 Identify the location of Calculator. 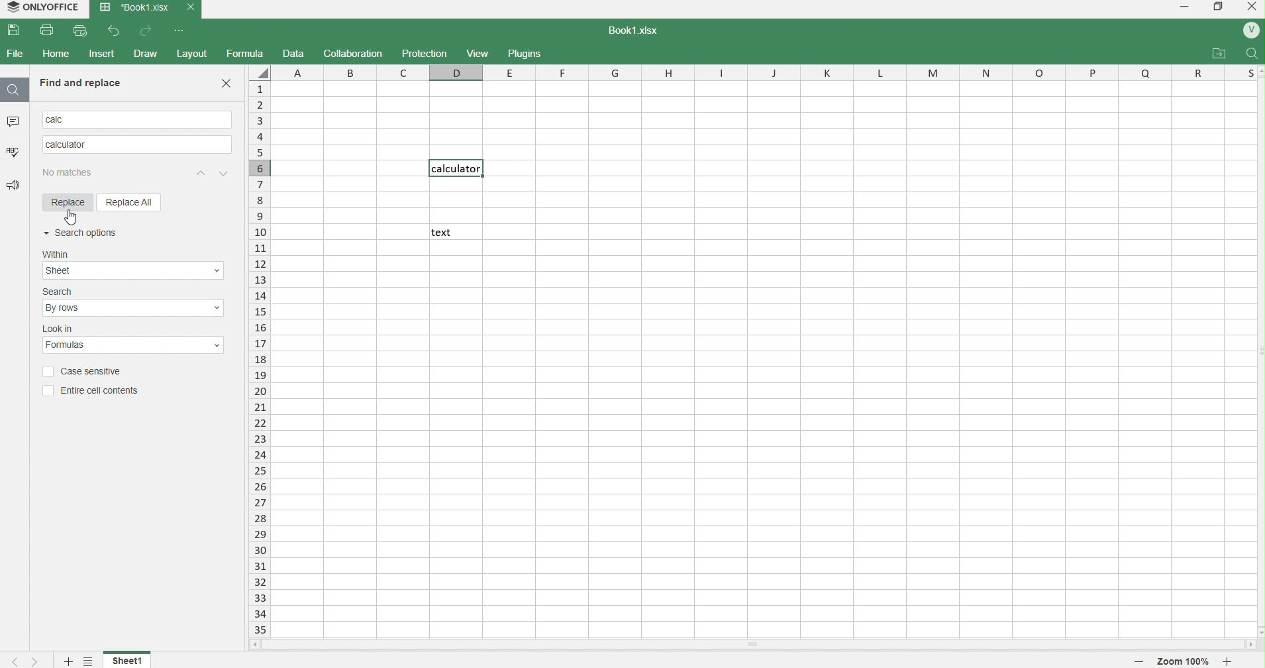
(457, 168).